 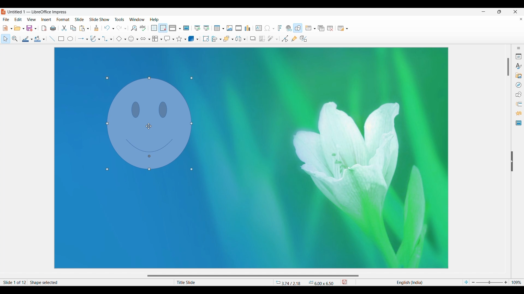 I want to click on Duplicate slide, so click(x=321, y=28).